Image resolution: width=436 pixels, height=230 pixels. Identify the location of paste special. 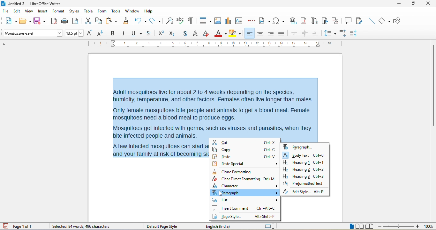
(246, 164).